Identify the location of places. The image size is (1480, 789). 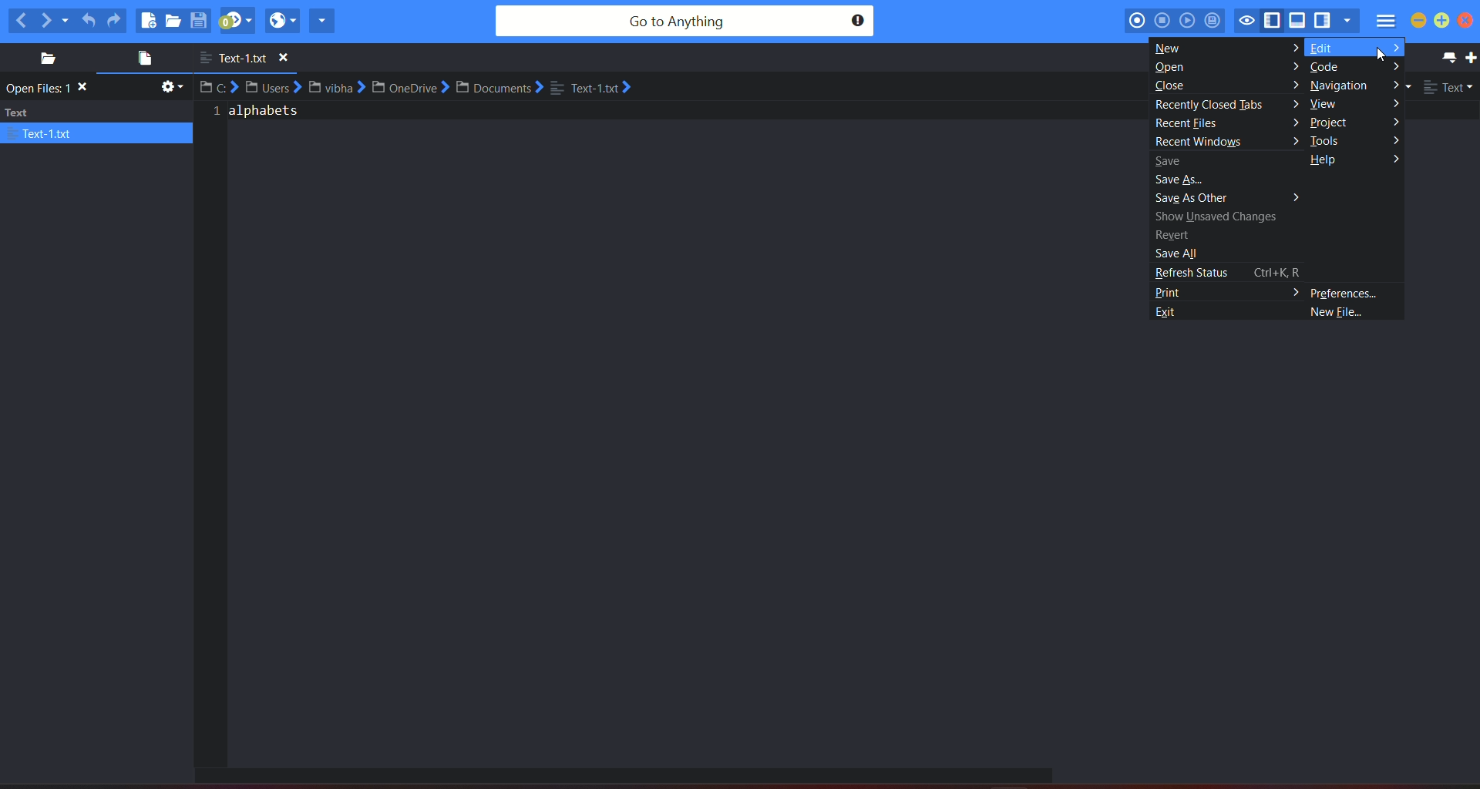
(42, 59).